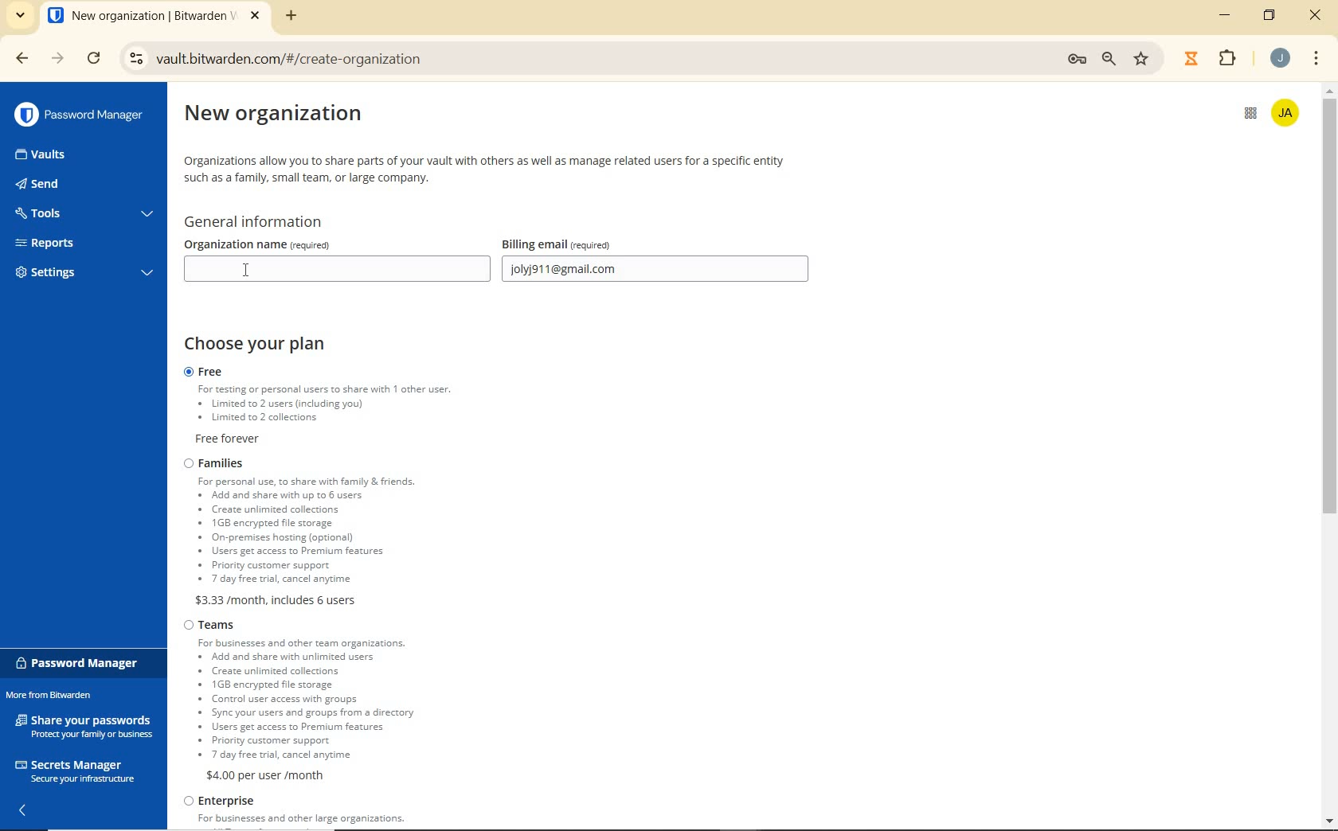  Describe the element at coordinates (27, 810) in the screenshot. I see `collapse` at that location.